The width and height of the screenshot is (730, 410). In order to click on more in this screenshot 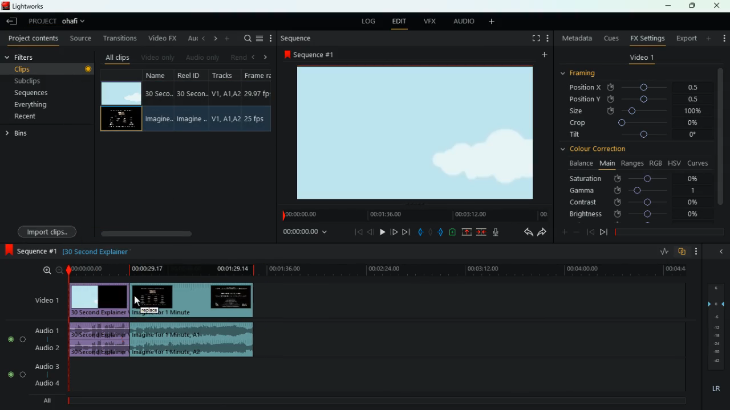, I will do `click(709, 38)`.